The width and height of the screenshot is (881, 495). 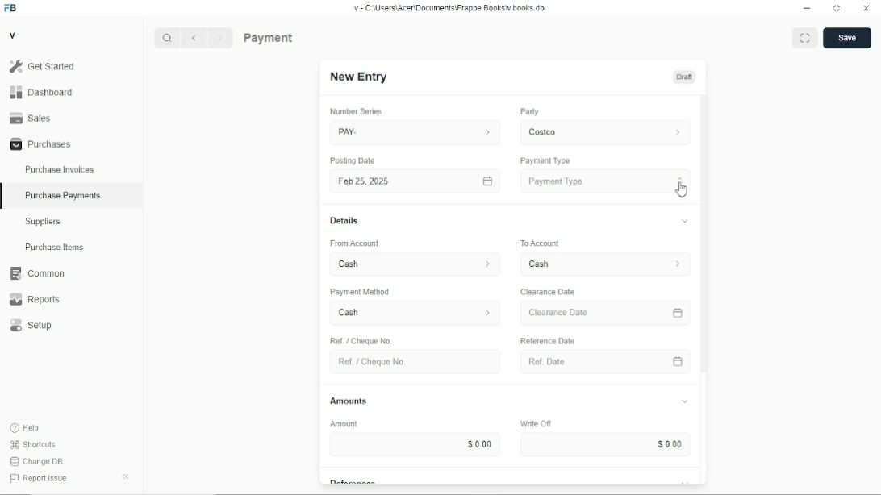 What do you see at coordinates (194, 38) in the screenshot?
I see `Previous` at bounding box center [194, 38].